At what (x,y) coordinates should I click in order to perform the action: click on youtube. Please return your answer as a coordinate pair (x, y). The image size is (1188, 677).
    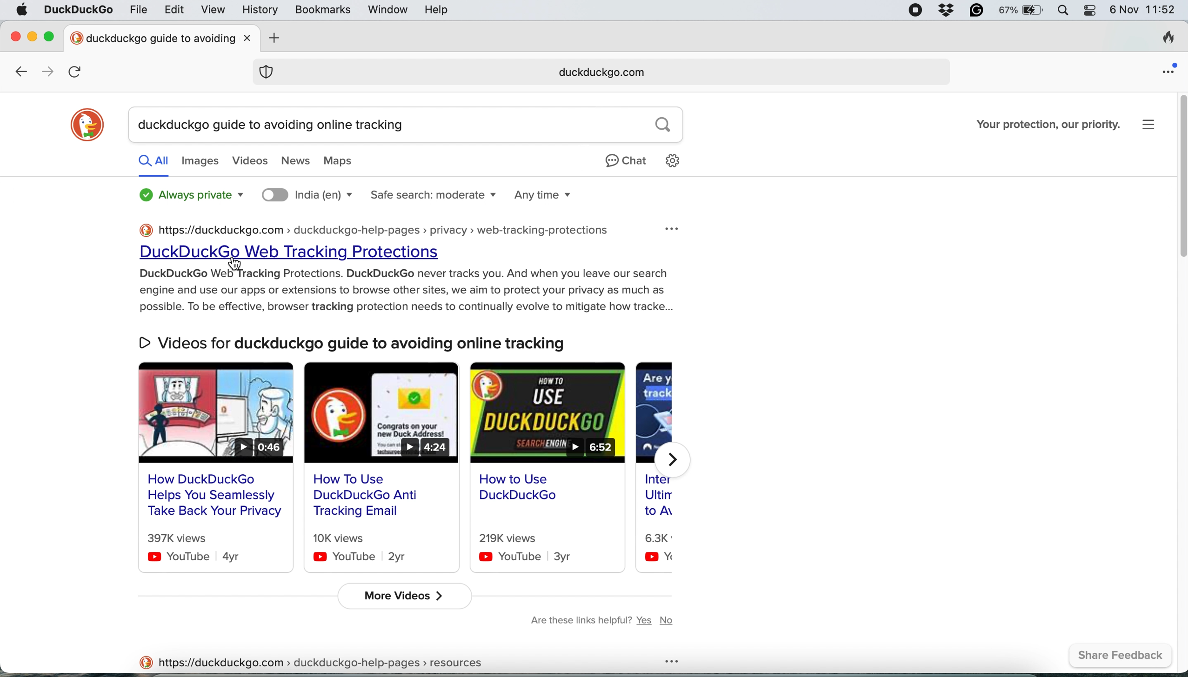
    Looking at the image, I should click on (154, 559).